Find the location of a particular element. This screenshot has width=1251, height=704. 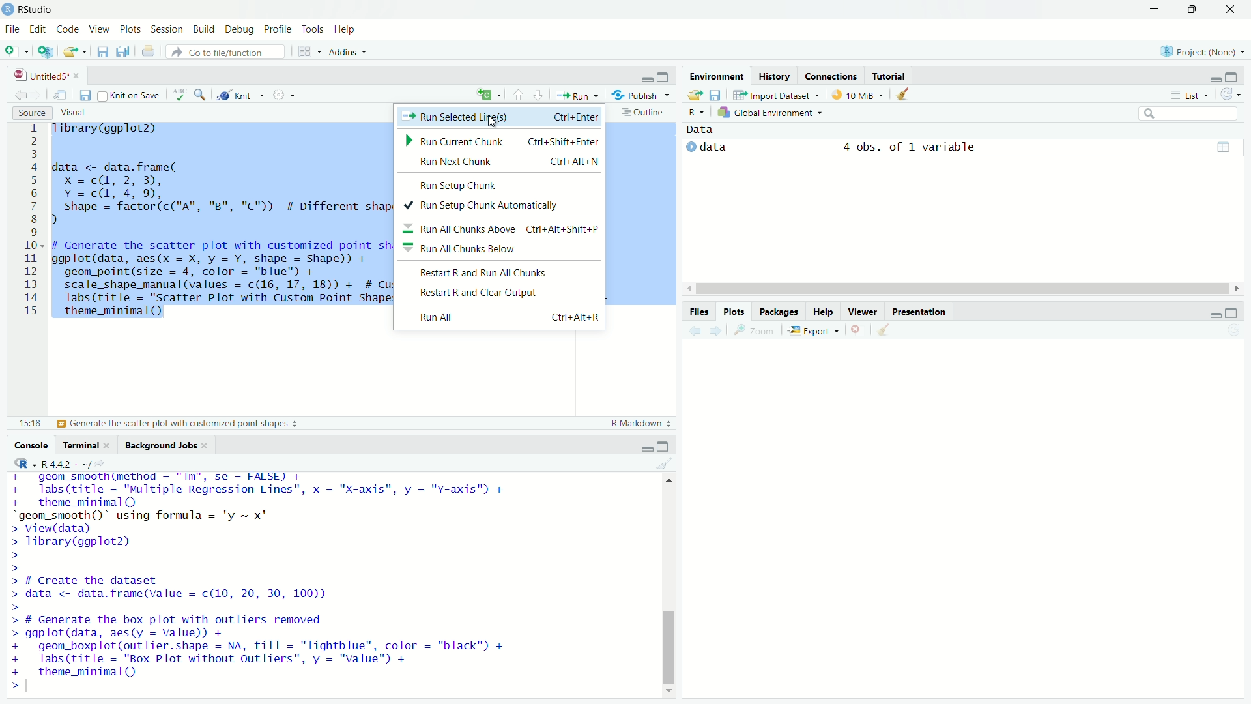

Run All Ctrl+Alt+R is located at coordinates (500, 317).